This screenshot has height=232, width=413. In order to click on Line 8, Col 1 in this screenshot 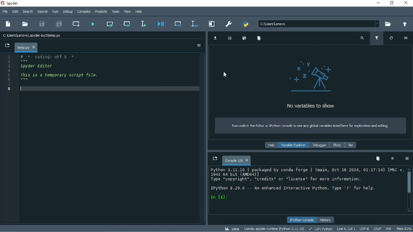, I will do `click(345, 229)`.